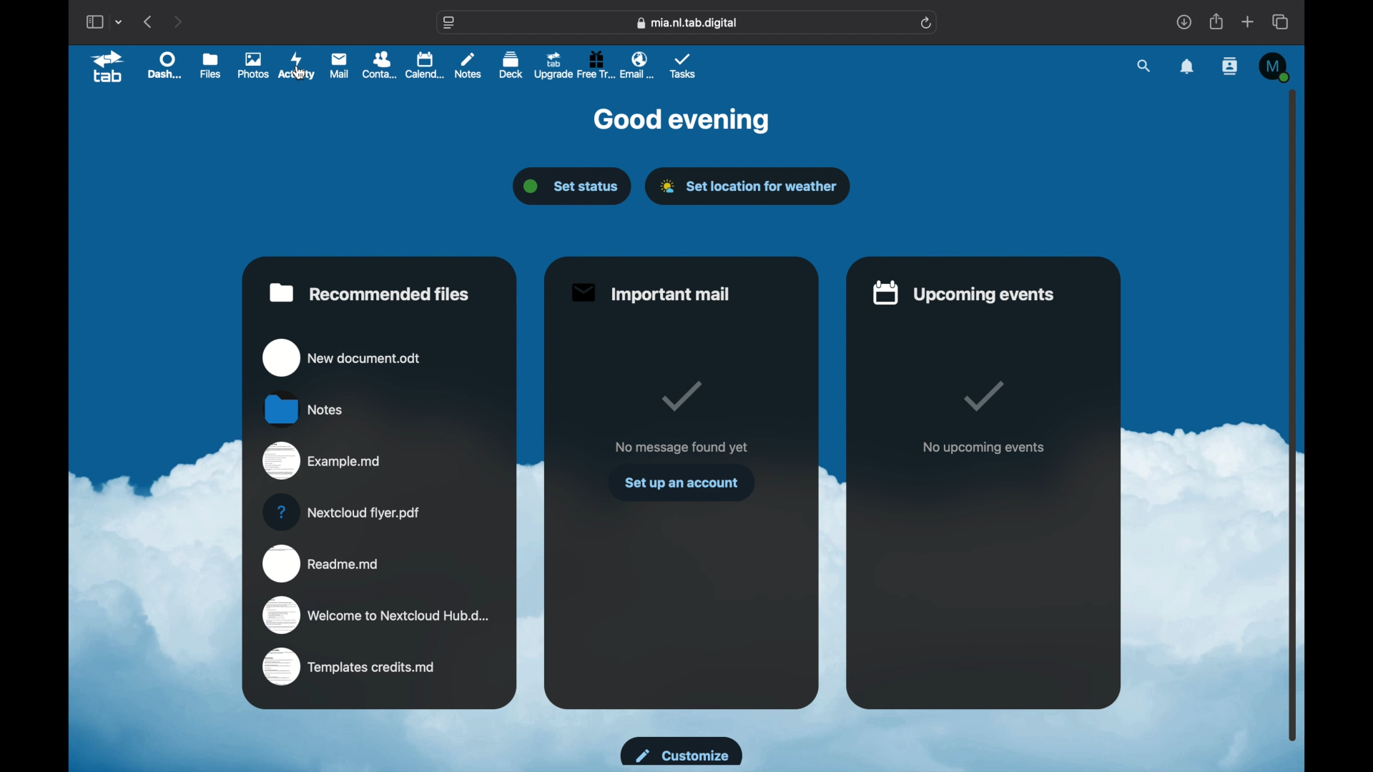 The image size is (1373, 772). Describe the element at coordinates (1215, 21) in the screenshot. I see `share` at that location.